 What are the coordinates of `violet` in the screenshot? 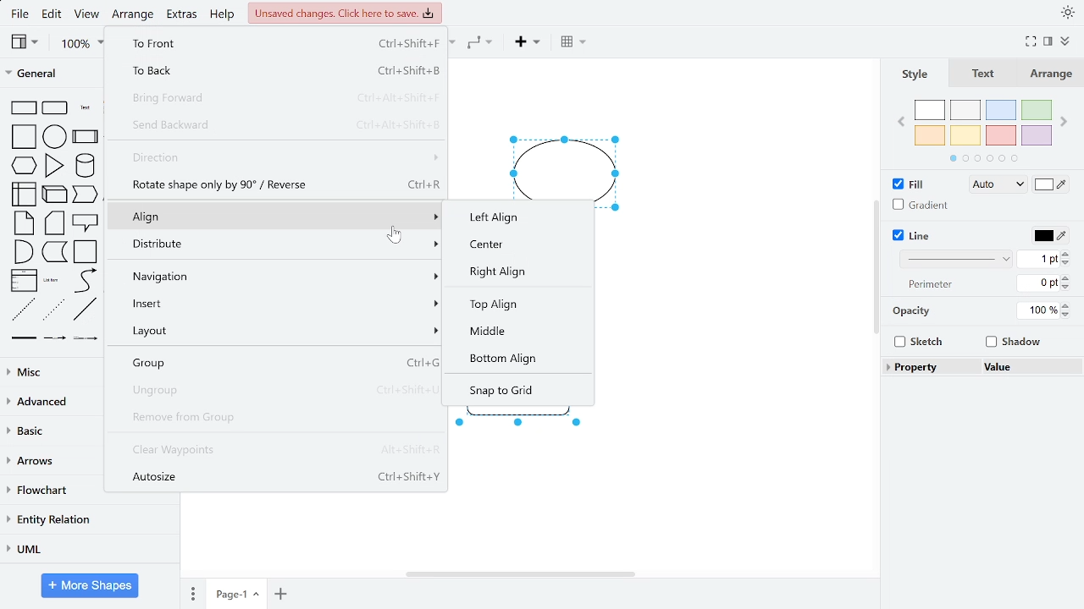 It's located at (1036, 135).